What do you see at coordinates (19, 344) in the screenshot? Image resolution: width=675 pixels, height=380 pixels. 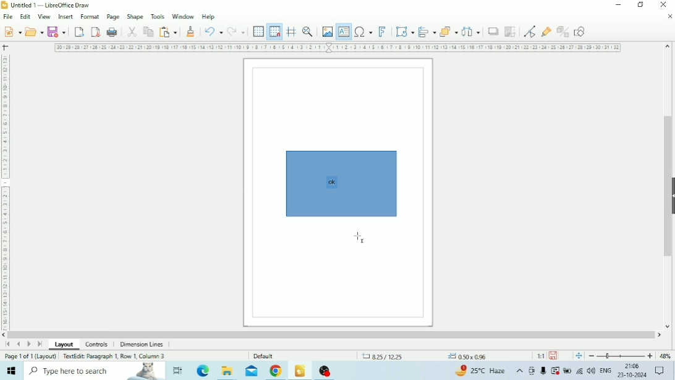 I see `Scroll to previous page` at bounding box center [19, 344].